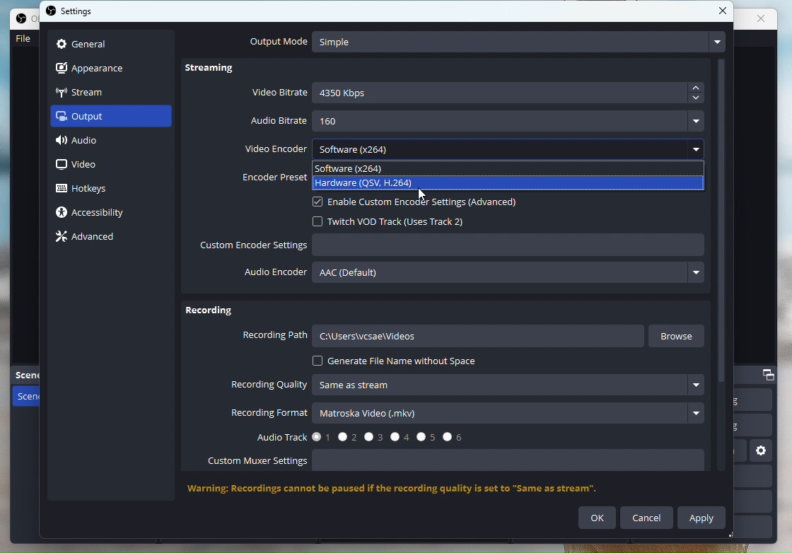 The image size is (792, 553). Describe the element at coordinates (453, 247) in the screenshot. I see `Custom encoder Settings` at that location.